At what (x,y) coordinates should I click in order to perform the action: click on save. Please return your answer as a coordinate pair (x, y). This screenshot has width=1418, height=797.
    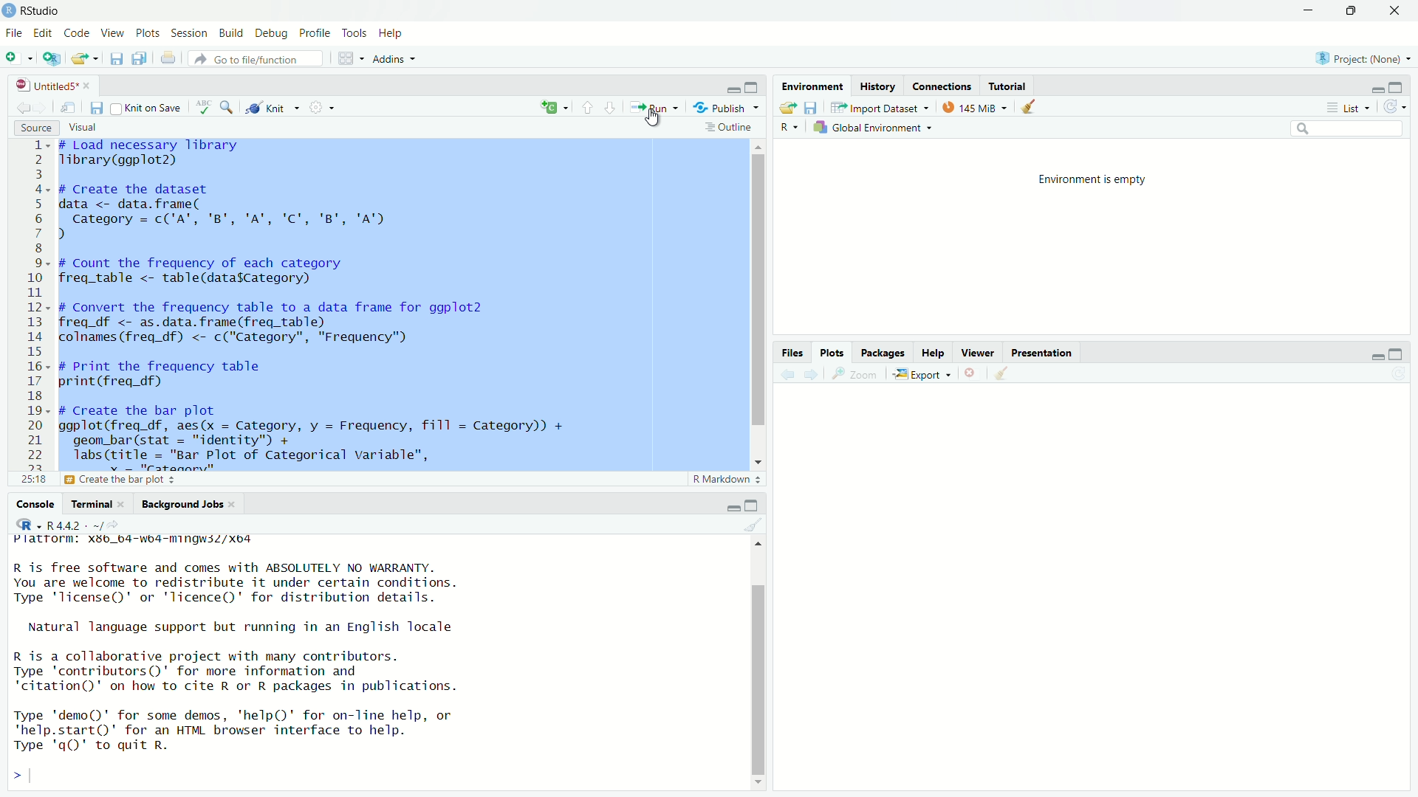
    Looking at the image, I should click on (119, 58).